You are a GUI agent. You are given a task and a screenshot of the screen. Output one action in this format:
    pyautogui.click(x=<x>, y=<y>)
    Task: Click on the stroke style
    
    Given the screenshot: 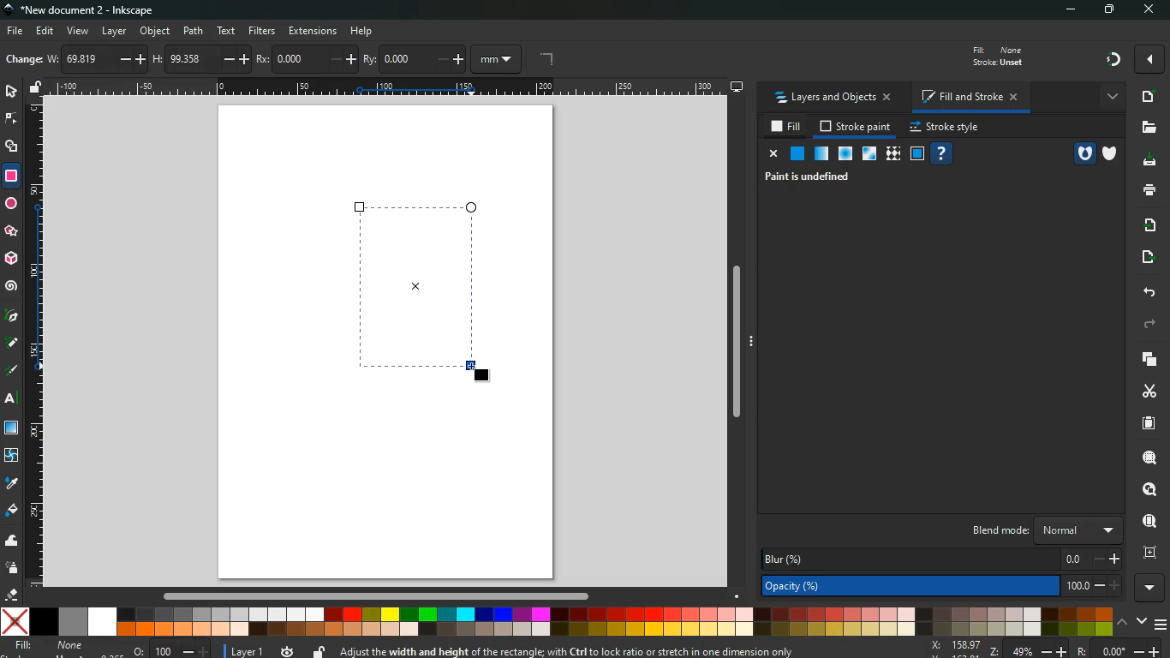 What is the action you would take?
    pyautogui.click(x=946, y=129)
    